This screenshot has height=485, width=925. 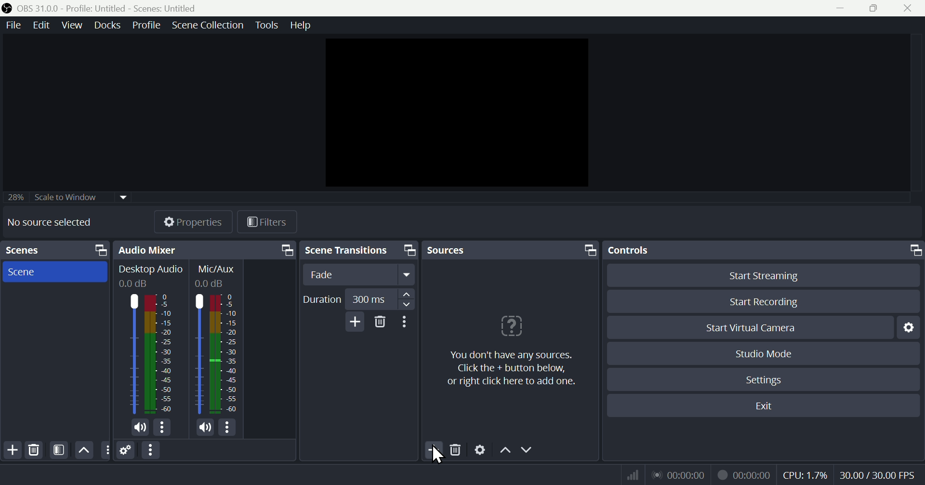 I want to click on More options, so click(x=152, y=450).